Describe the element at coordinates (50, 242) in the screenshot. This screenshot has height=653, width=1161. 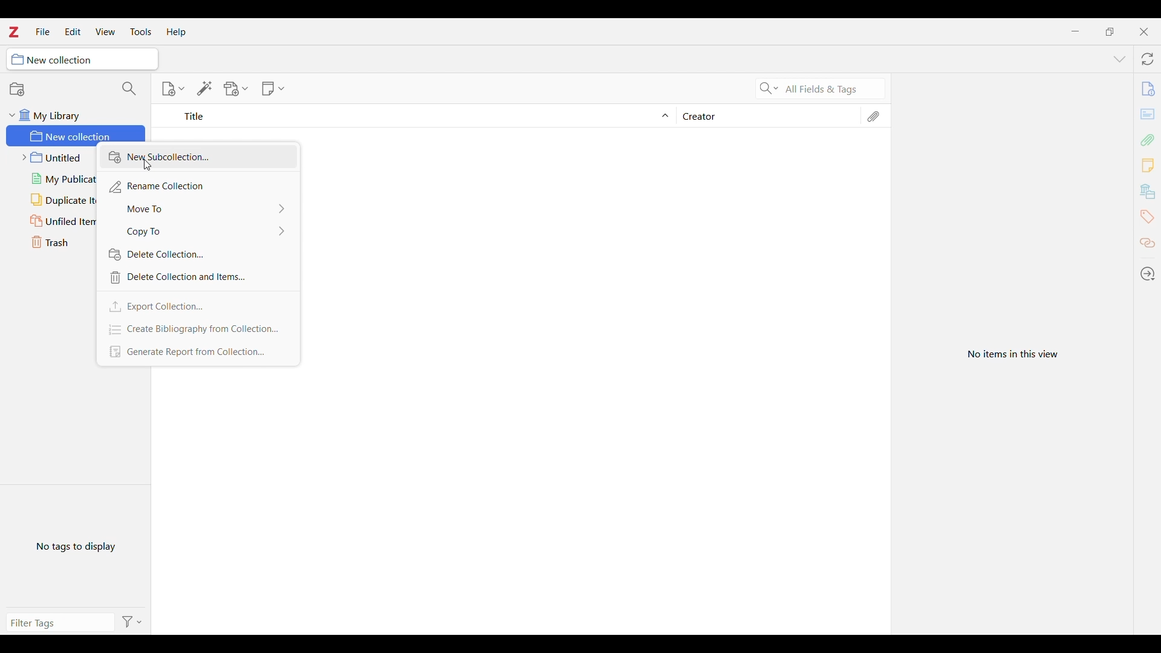
I see `Trash folder` at that location.